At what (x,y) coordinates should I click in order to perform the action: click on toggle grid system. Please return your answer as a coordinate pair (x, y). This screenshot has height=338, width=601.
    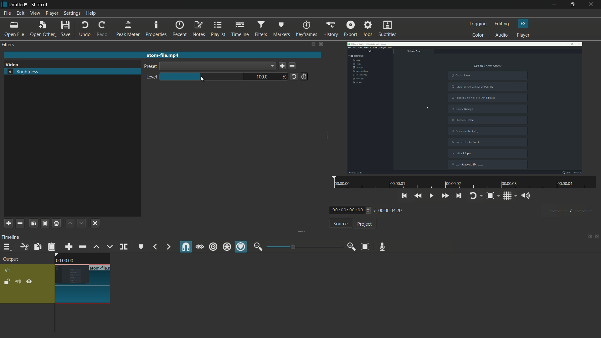
    Looking at the image, I should click on (511, 197).